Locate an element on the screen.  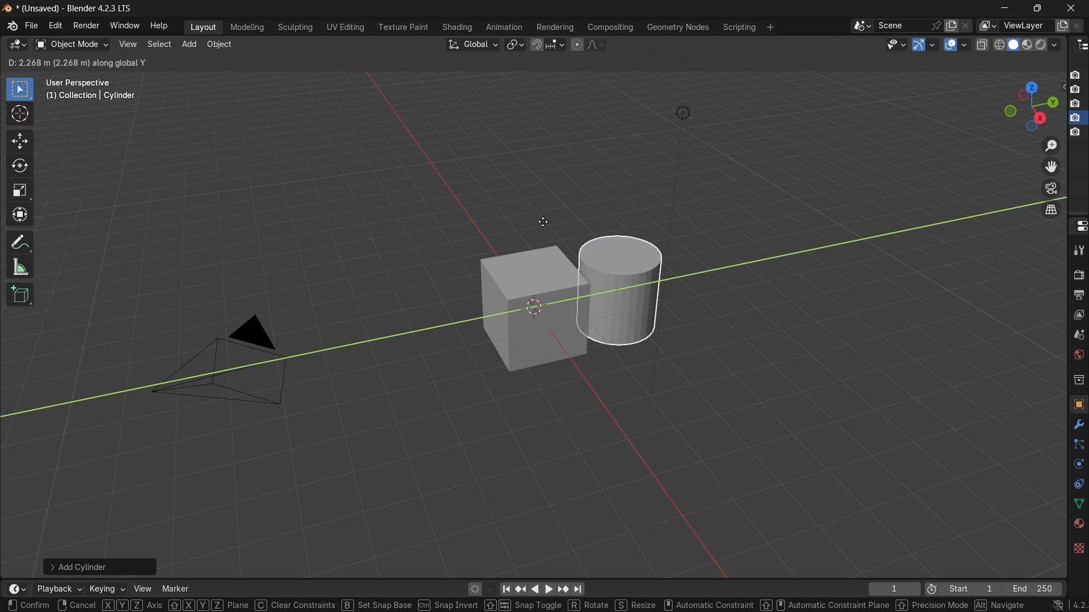
world is located at coordinates (1078, 356).